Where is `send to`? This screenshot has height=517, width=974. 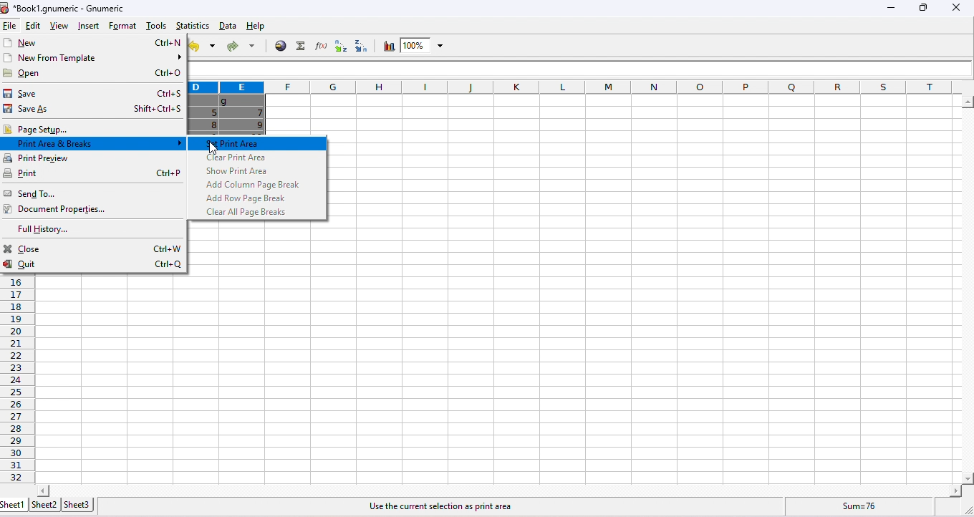 send to is located at coordinates (63, 193).